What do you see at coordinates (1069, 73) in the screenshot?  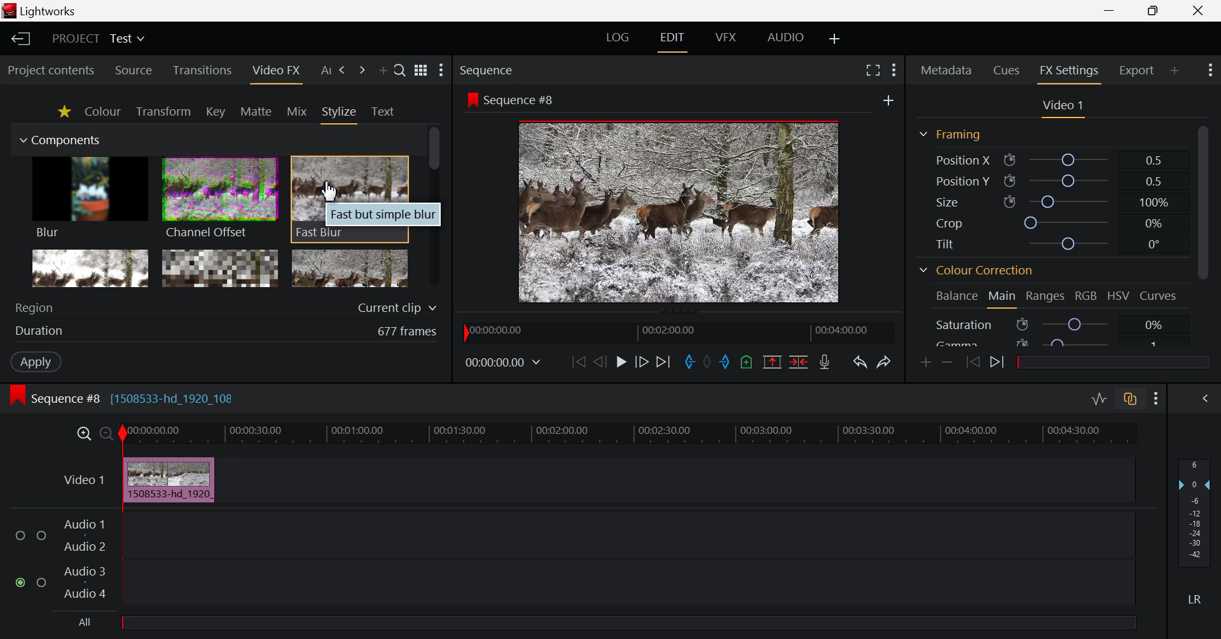 I see `FX Settings Open` at bounding box center [1069, 73].